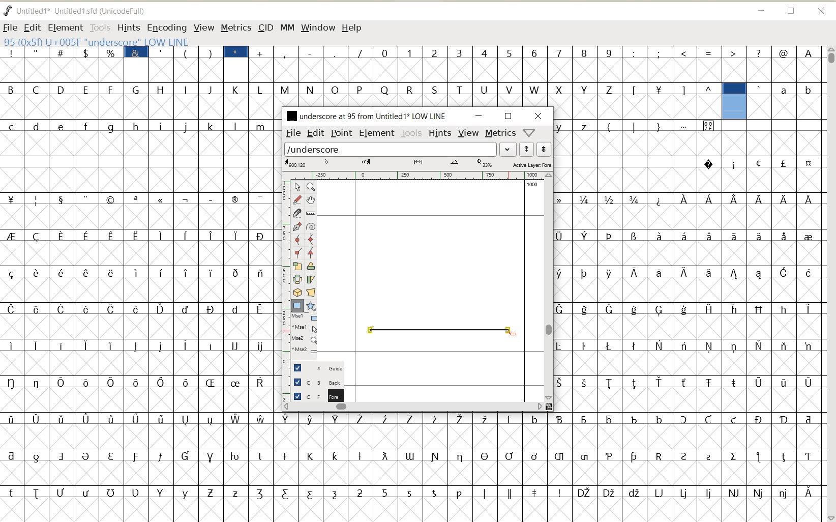 This screenshot has width=836, height=522. I want to click on SCALE, so click(283, 269).